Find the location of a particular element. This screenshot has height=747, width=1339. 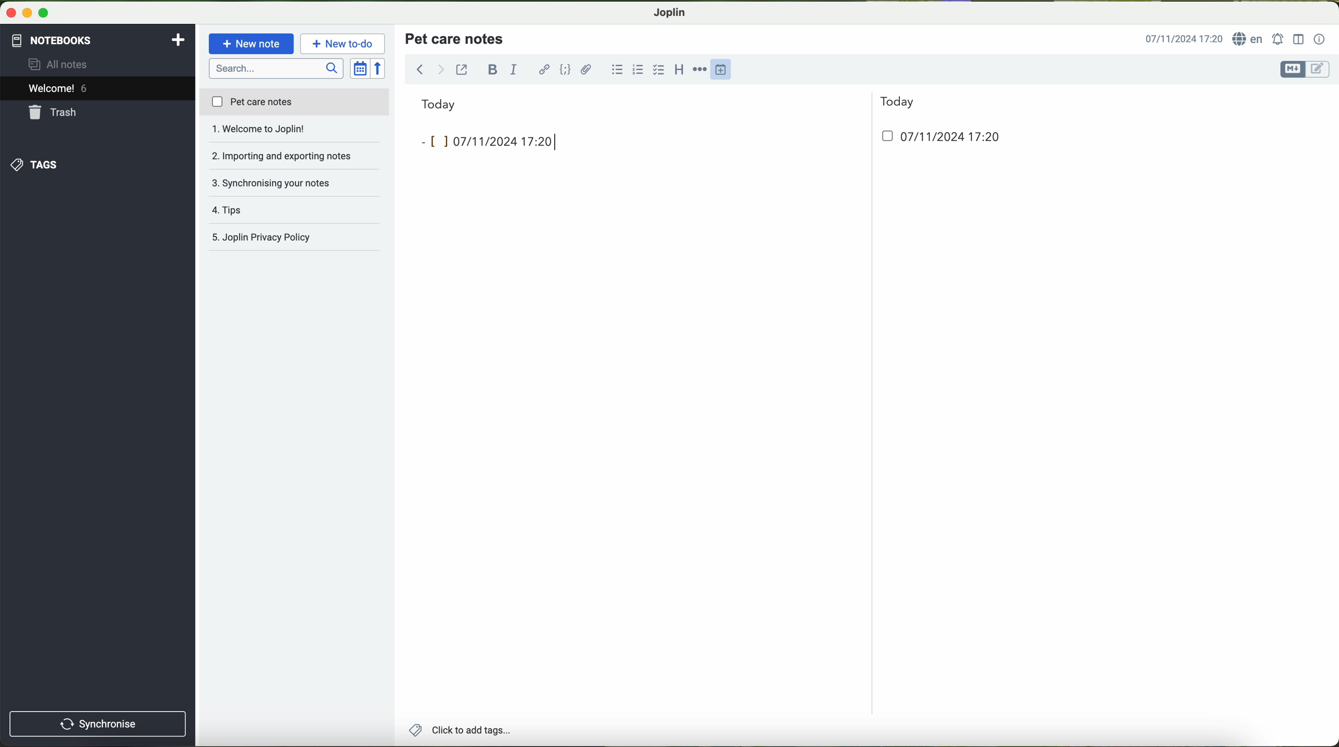

today is located at coordinates (668, 103).